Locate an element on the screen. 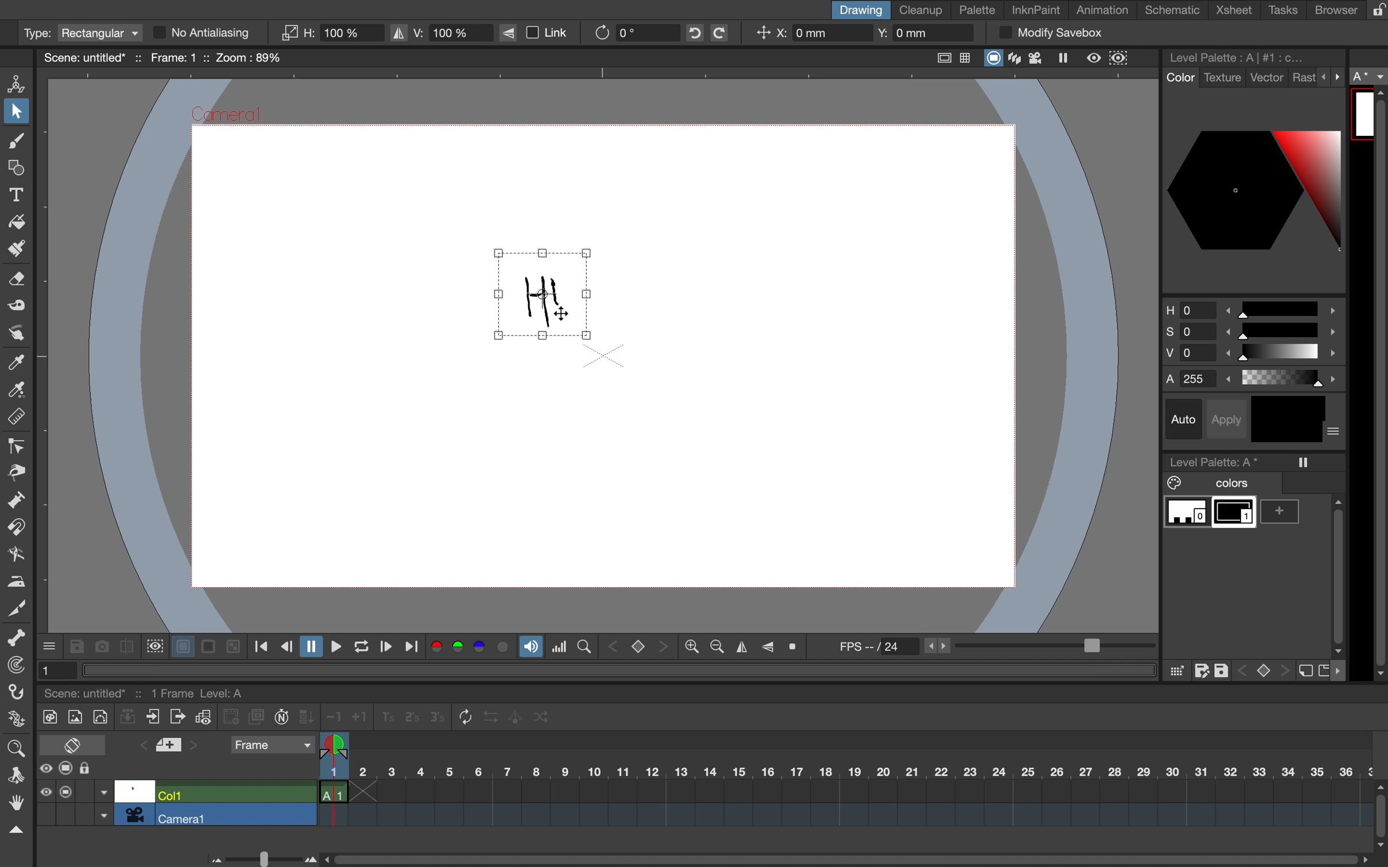 The width and height of the screenshot is (1388, 867). schematic is located at coordinates (1174, 10).